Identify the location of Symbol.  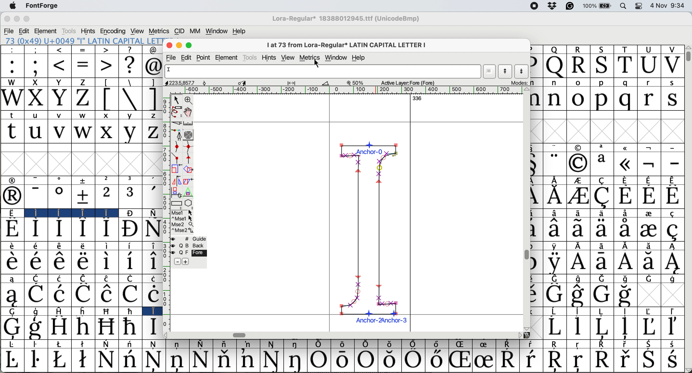
(578, 213).